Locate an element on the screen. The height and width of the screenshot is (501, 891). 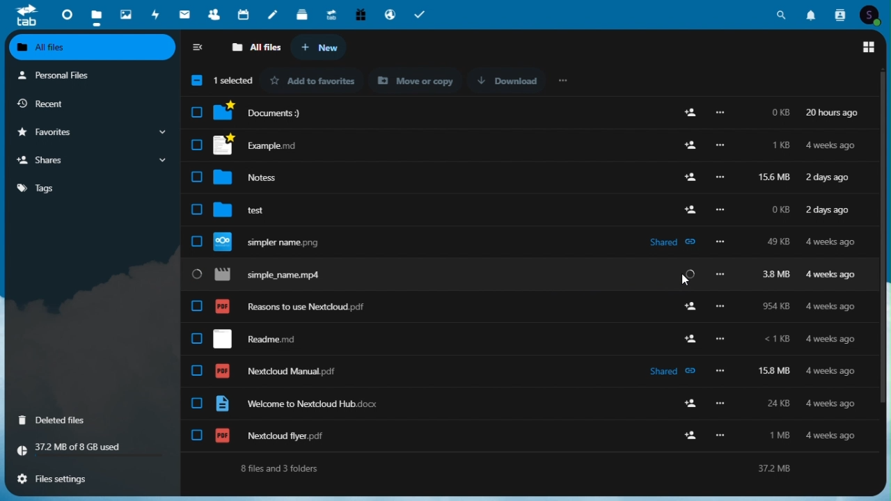
Activity is located at coordinates (157, 14).